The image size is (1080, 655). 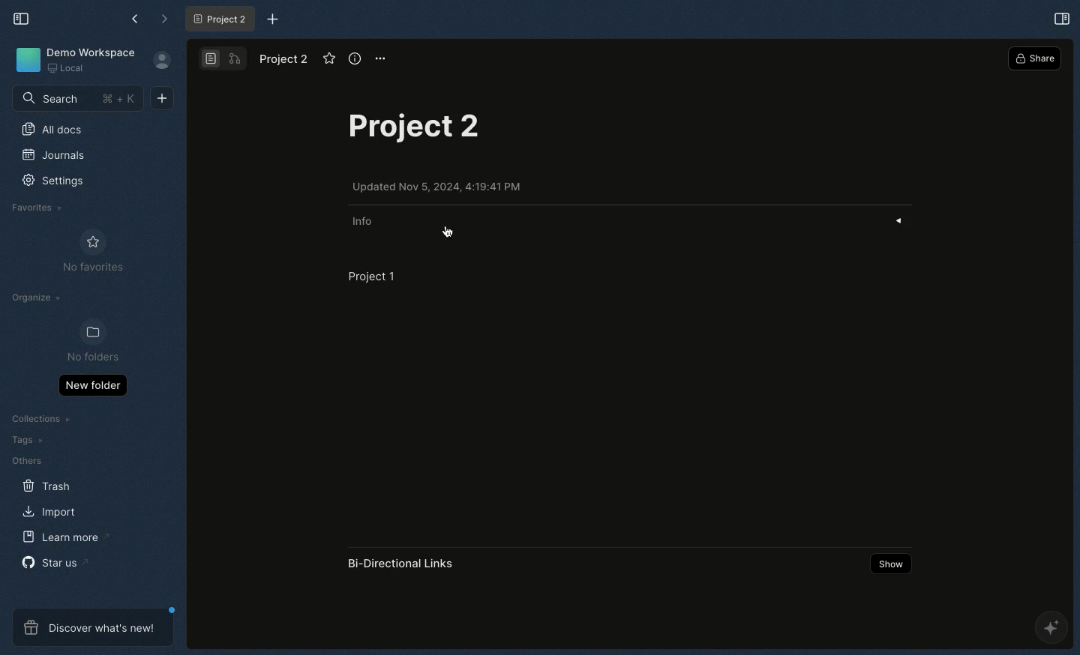 What do you see at coordinates (904, 220) in the screenshot?
I see `Hide` at bounding box center [904, 220].